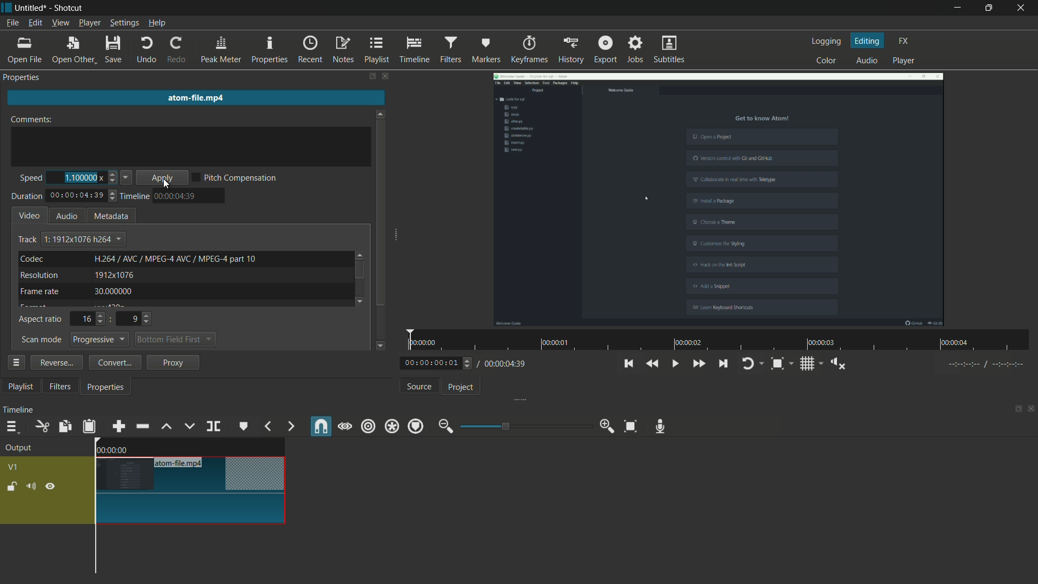  What do you see at coordinates (76, 196) in the screenshot?
I see `total time` at bounding box center [76, 196].